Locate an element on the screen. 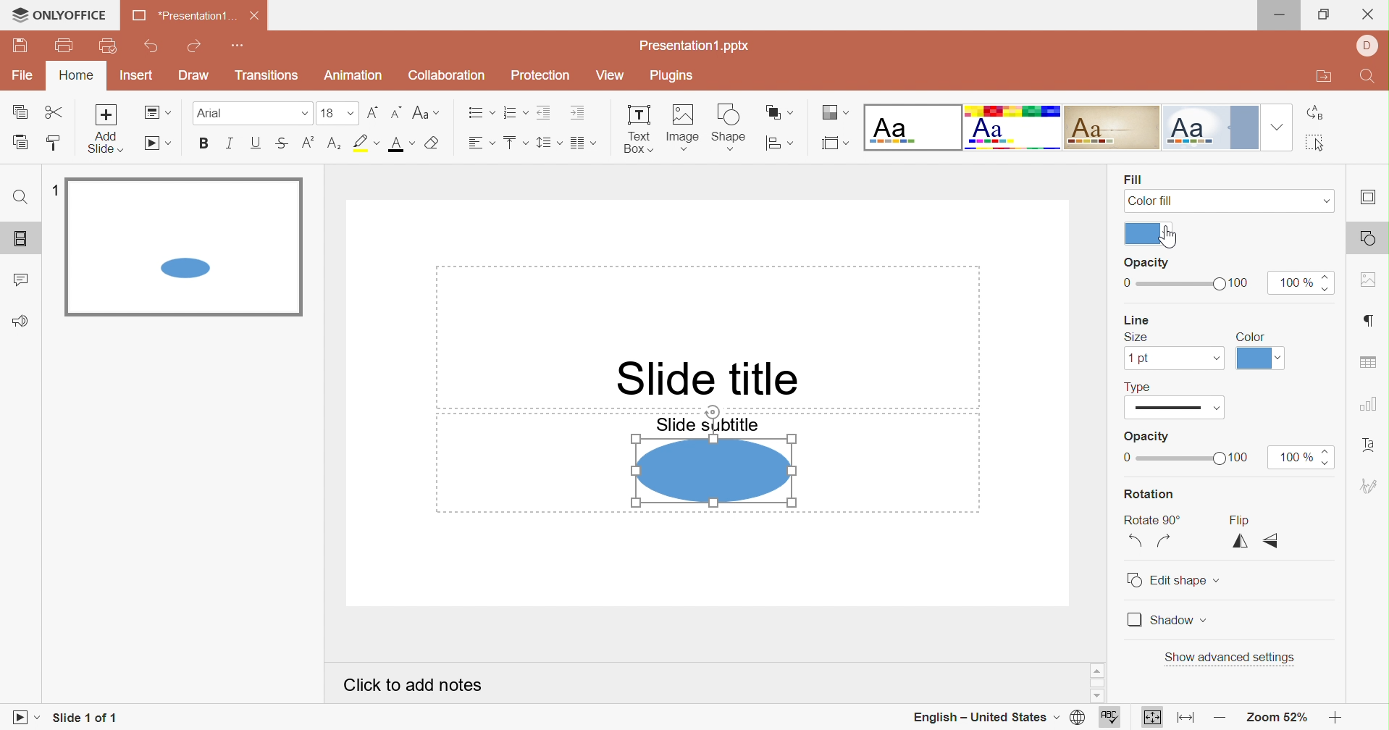  Flip horizontally is located at coordinates (1239, 542).